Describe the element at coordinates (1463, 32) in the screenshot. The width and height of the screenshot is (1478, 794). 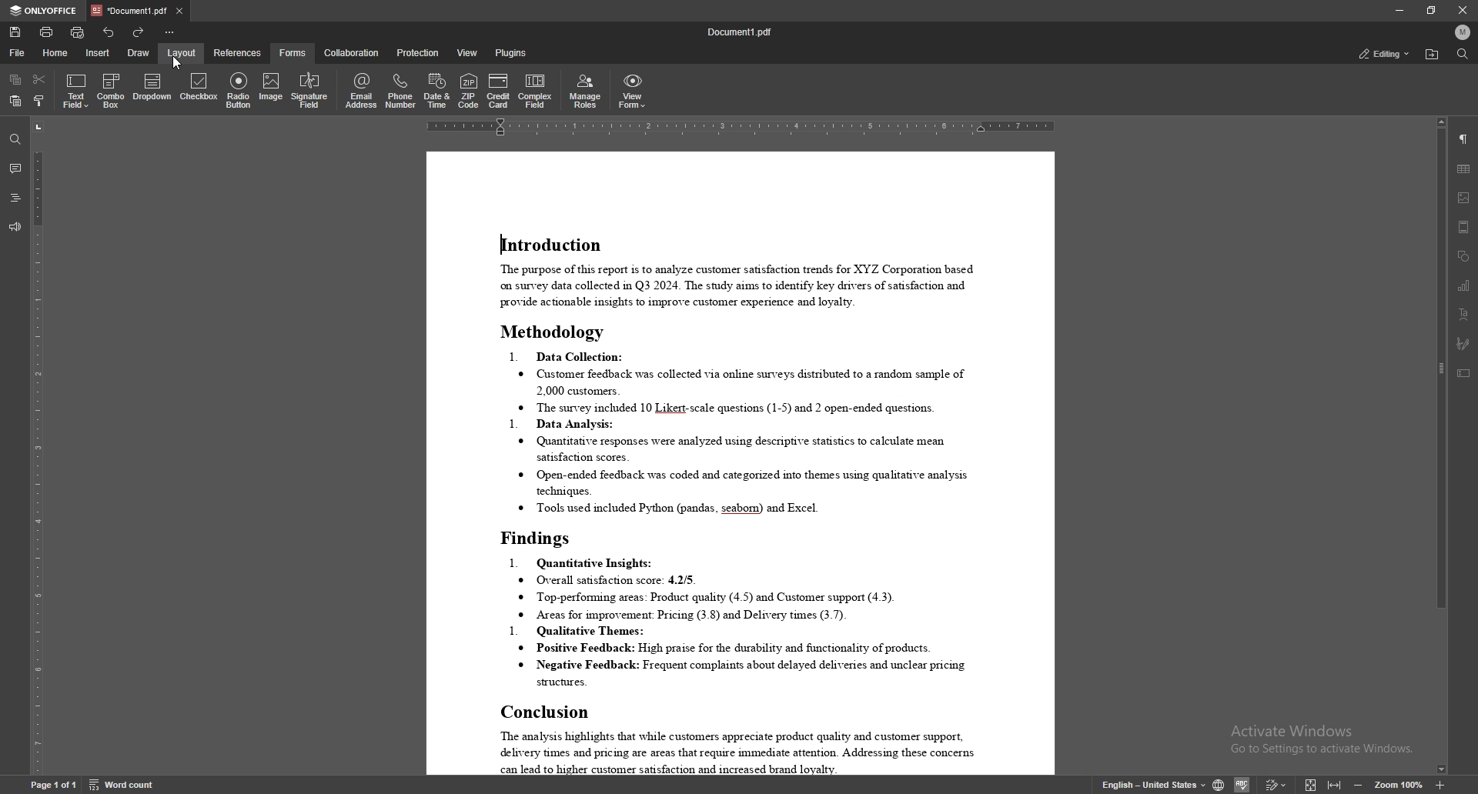
I see `profile` at that location.